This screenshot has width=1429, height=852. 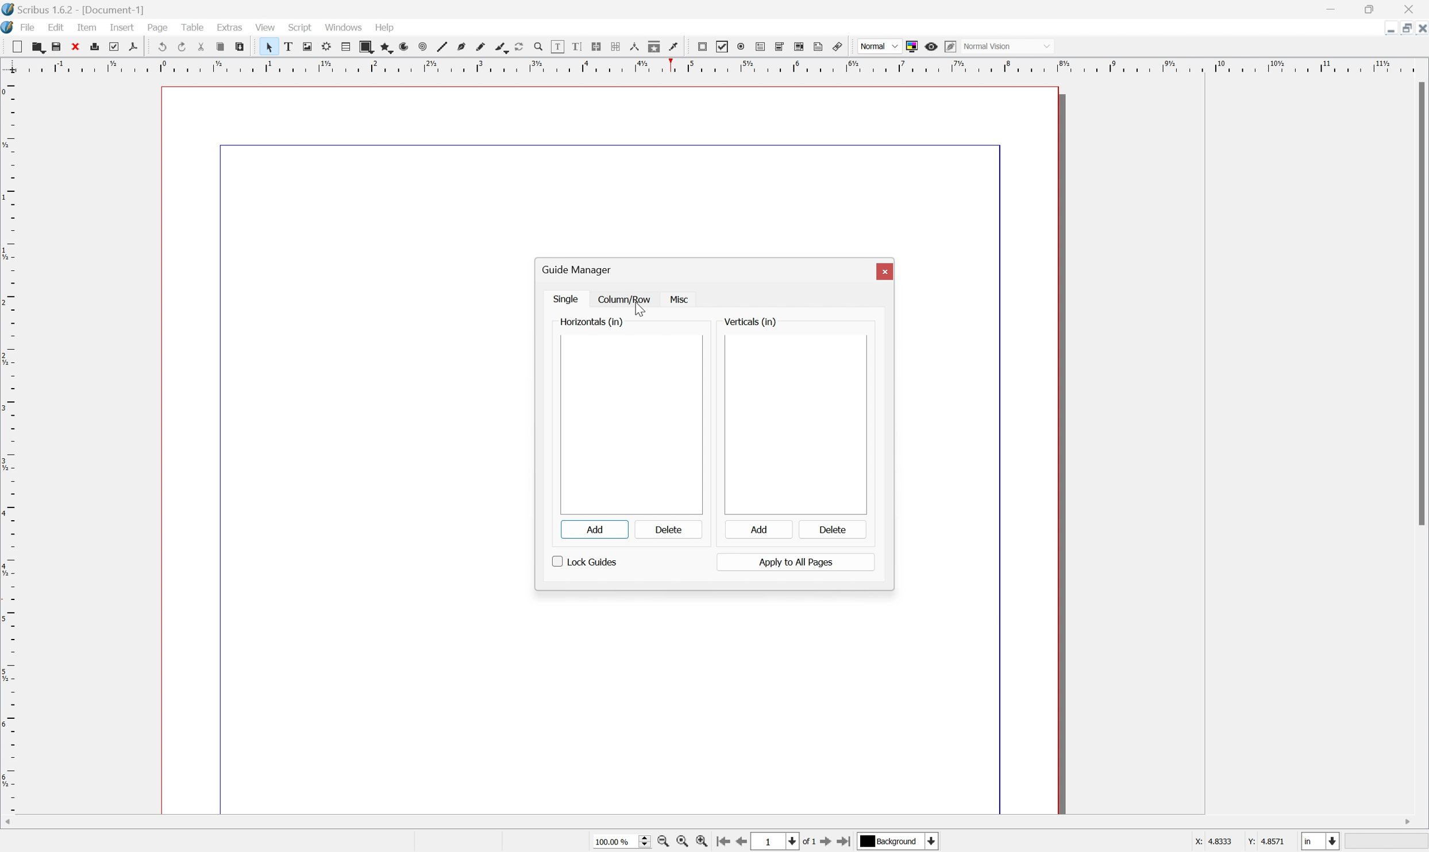 What do you see at coordinates (288, 47) in the screenshot?
I see `text box` at bounding box center [288, 47].